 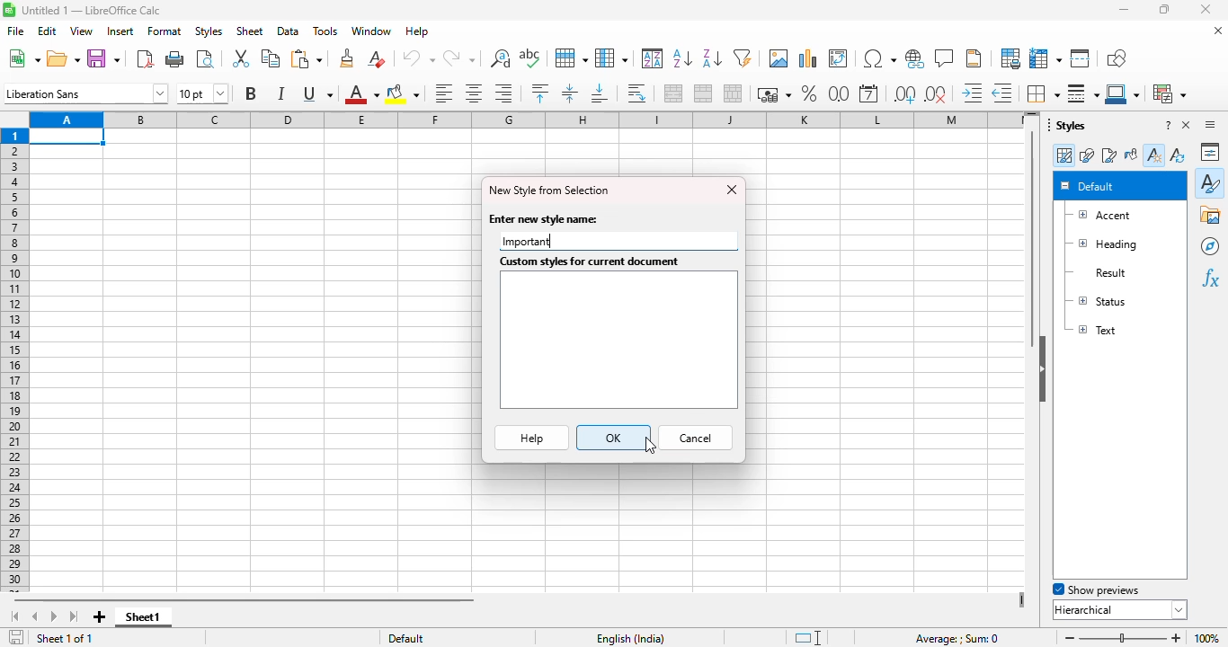 I want to click on cursor, so click(x=650, y=446).